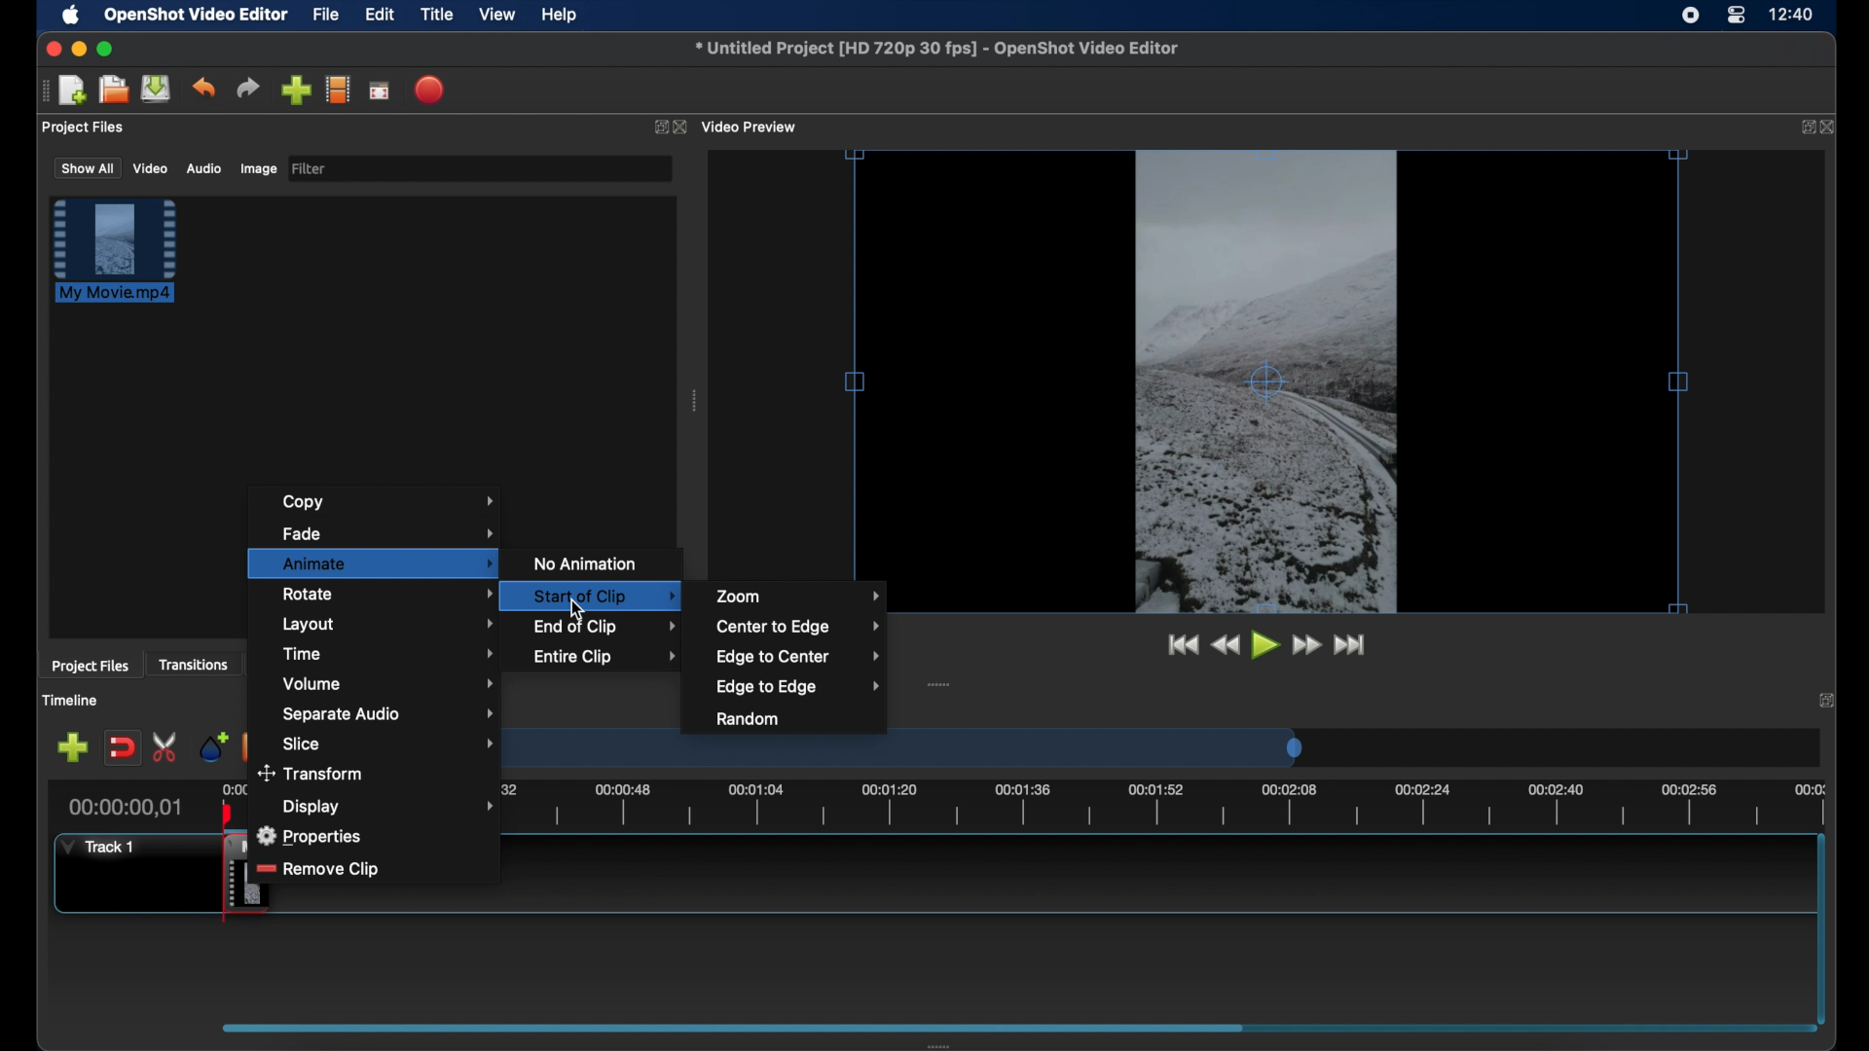 The height and width of the screenshot is (1051, 1869). Describe the element at coordinates (394, 502) in the screenshot. I see `copy menu` at that location.